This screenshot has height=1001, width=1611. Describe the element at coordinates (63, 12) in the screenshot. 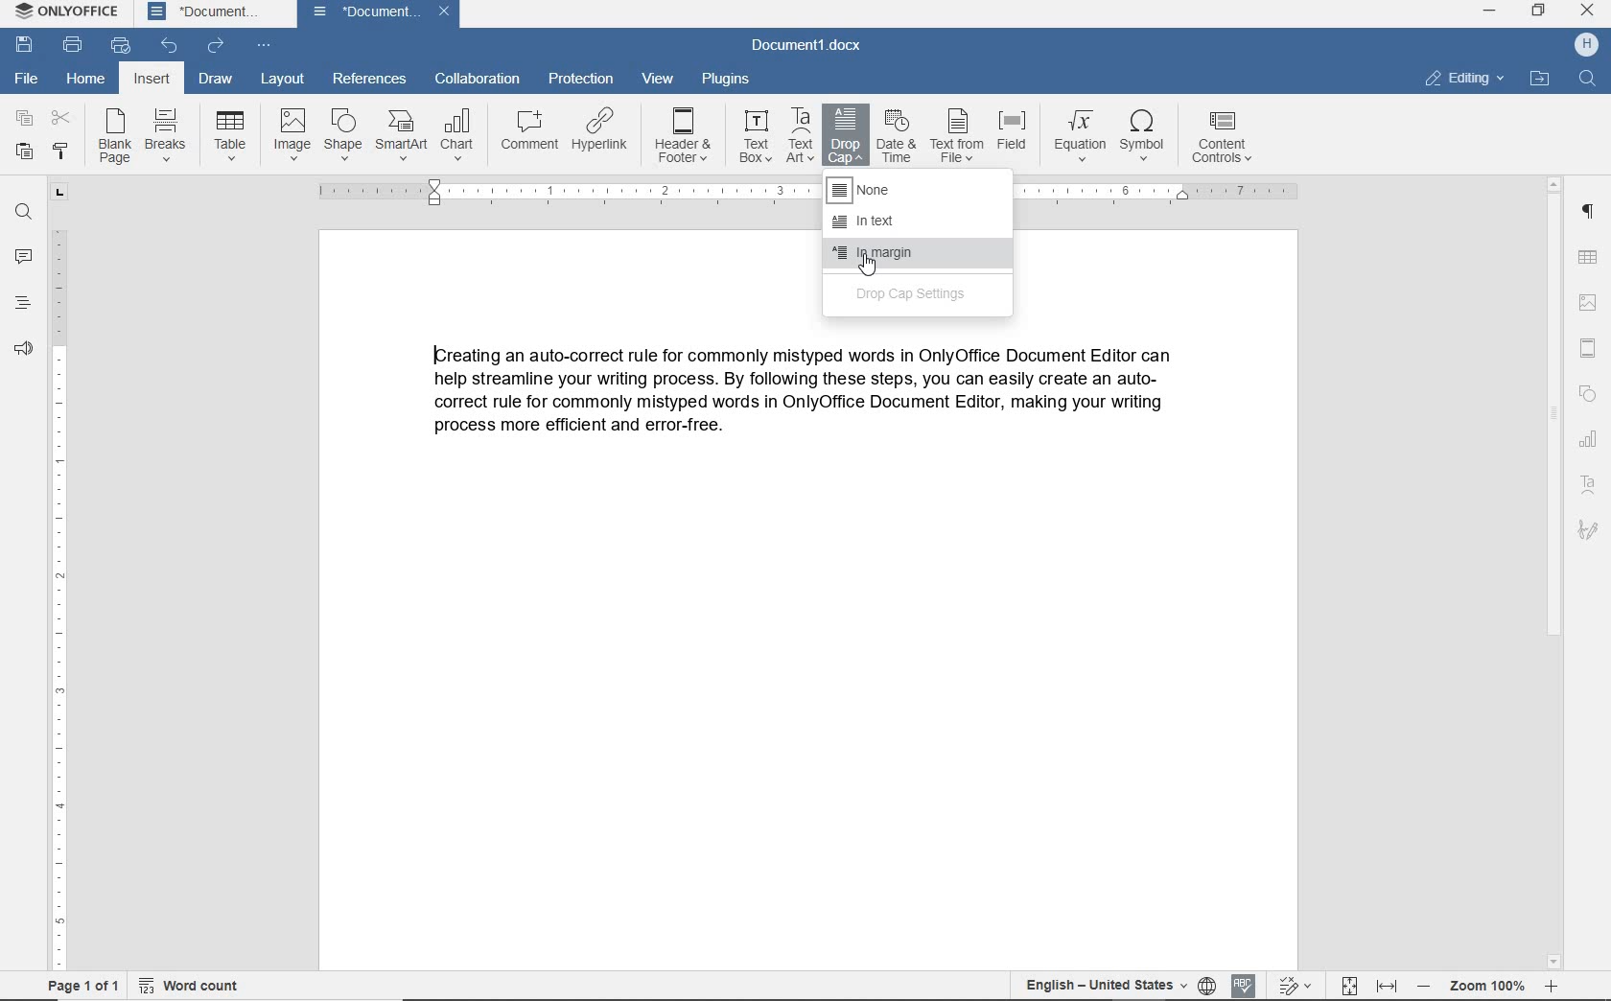

I see `system name` at that location.